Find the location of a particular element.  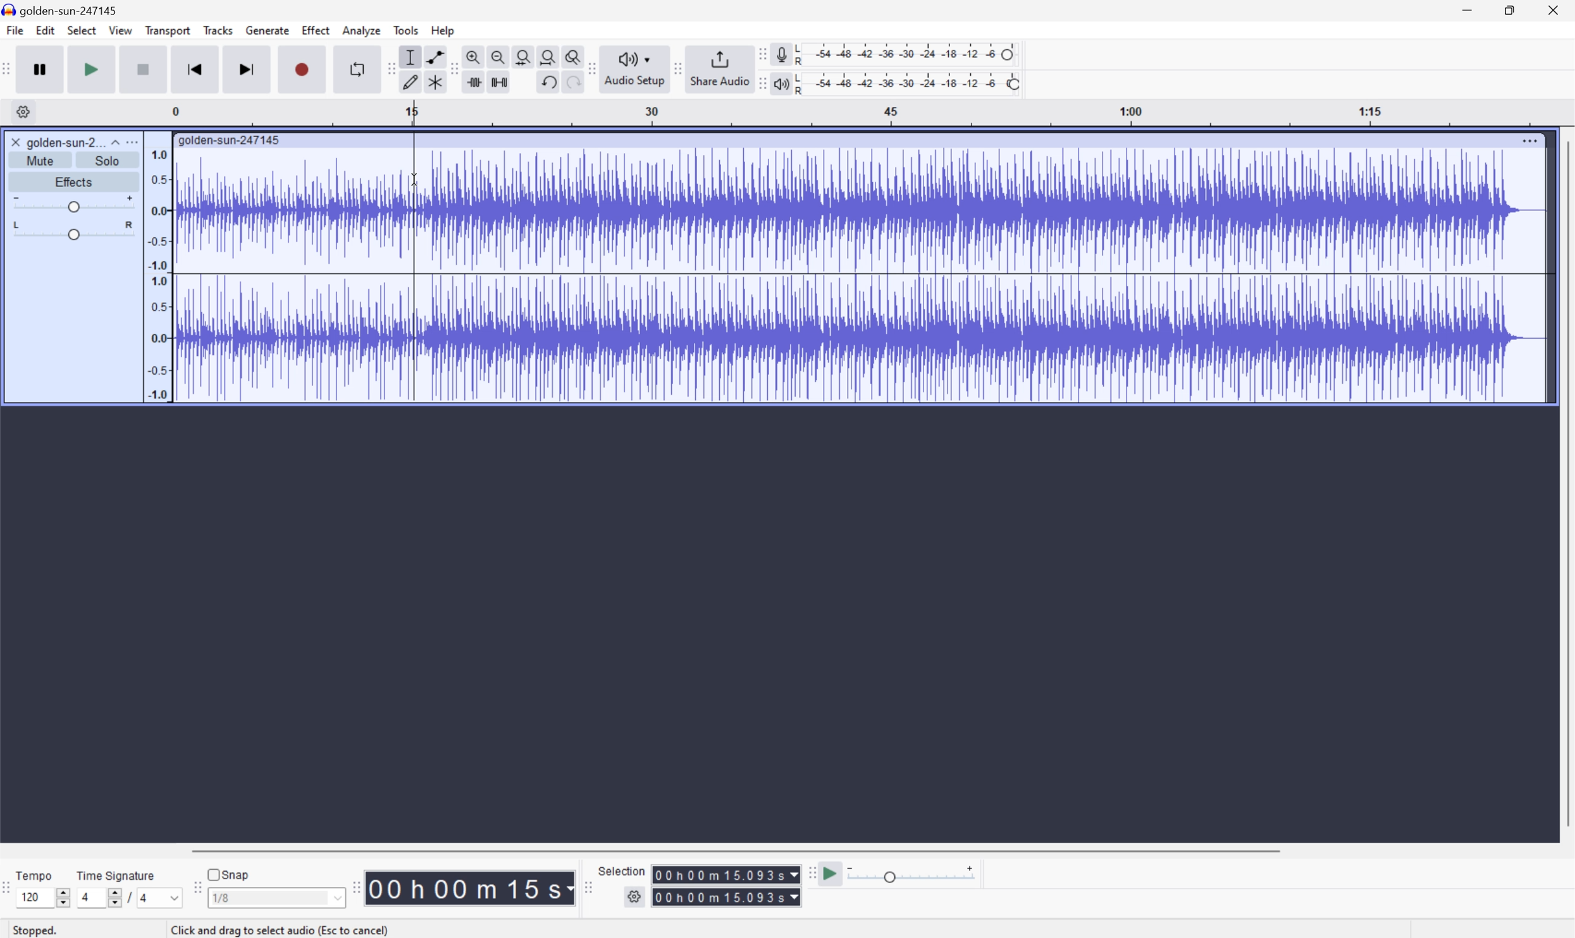

Snap is located at coordinates (228, 872).